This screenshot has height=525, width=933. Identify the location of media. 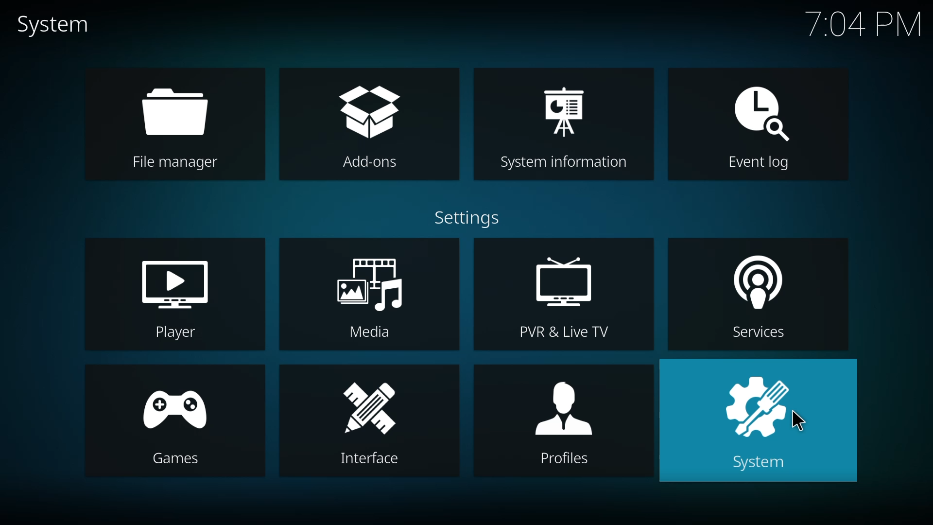
(371, 297).